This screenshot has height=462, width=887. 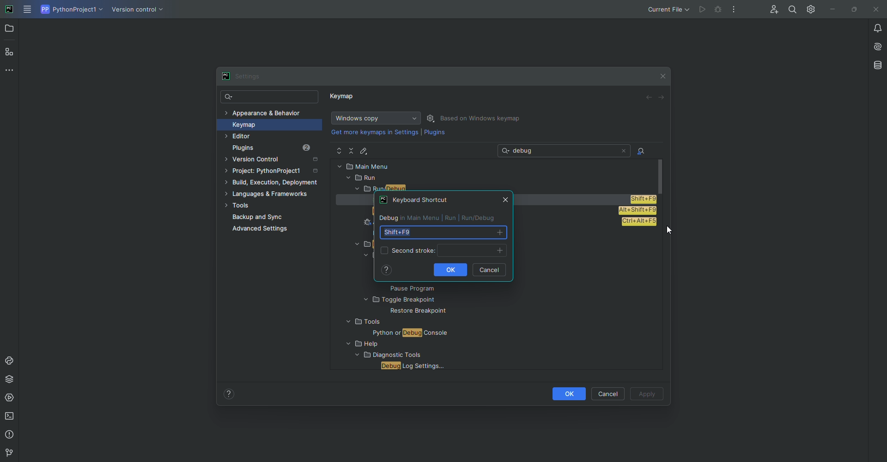 What do you see at coordinates (8, 453) in the screenshot?
I see `version Control` at bounding box center [8, 453].